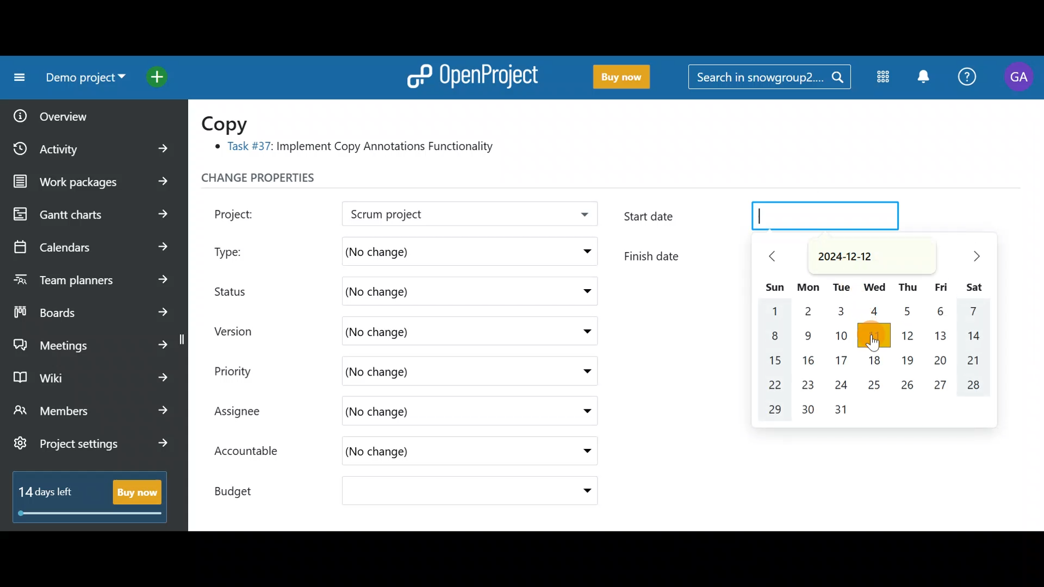  What do you see at coordinates (772, 78) in the screenshot?
I see `Search in snowgroup?.... ` at bounding box center [772, 78].